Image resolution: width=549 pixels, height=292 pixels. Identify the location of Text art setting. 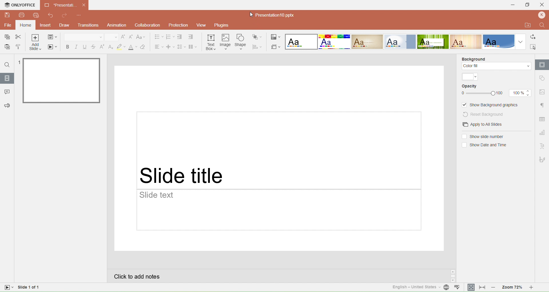
(542, 146).